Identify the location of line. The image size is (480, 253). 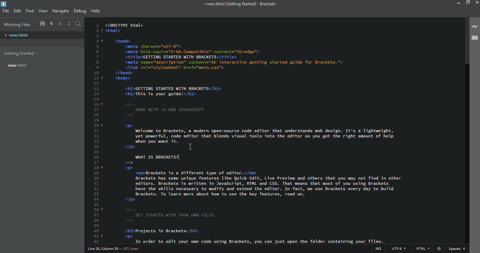
(115, 248).